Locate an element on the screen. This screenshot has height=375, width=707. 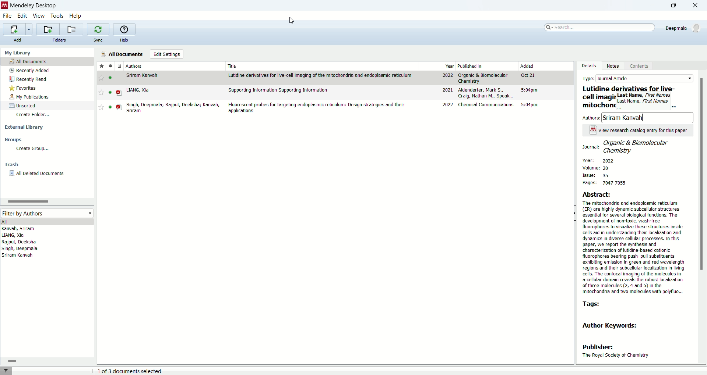
2022 is located at coordinates (447, 105).